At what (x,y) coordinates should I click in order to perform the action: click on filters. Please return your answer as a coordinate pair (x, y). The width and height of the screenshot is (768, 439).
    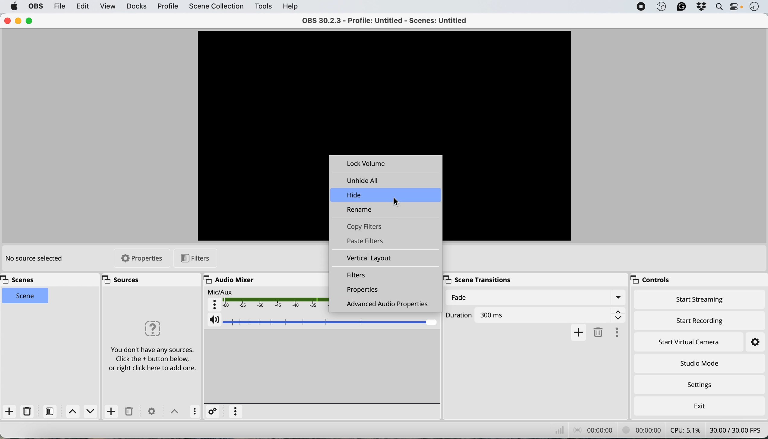
    Looking at the image, I should click on (359, 275).